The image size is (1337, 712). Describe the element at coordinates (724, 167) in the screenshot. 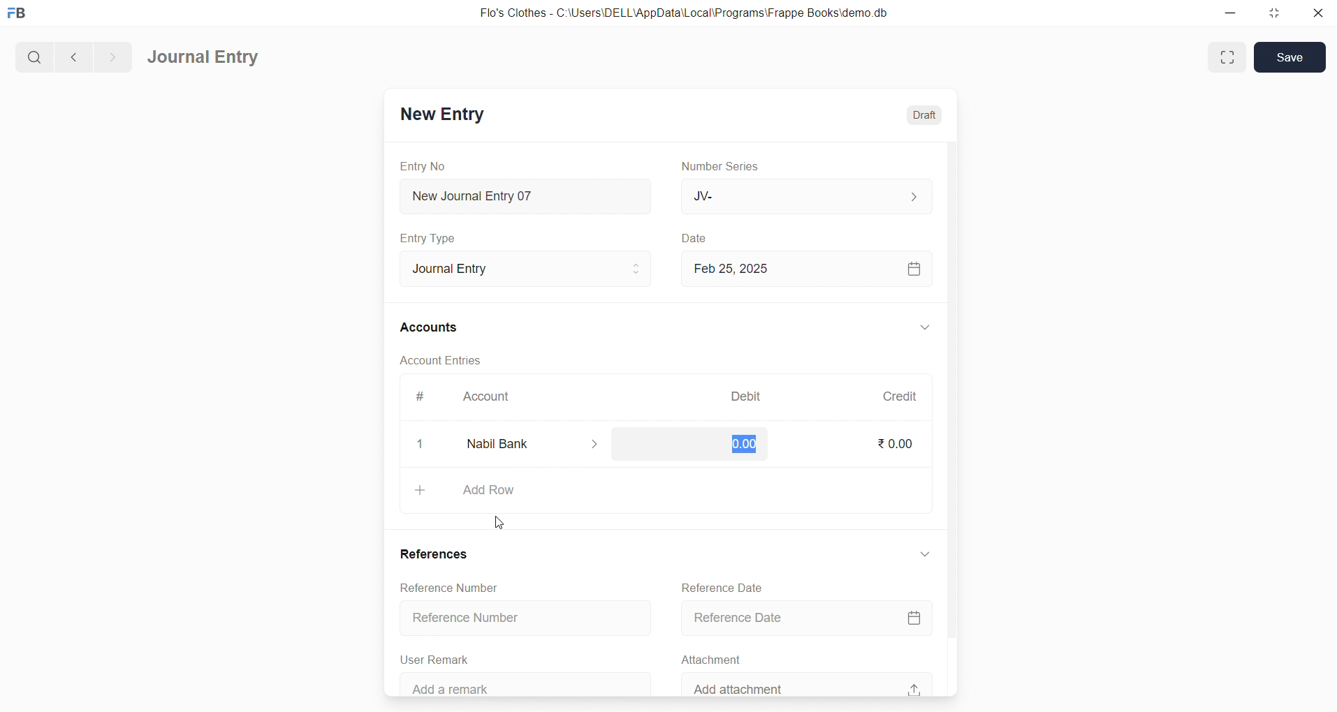

I see `Number Series` at that location.